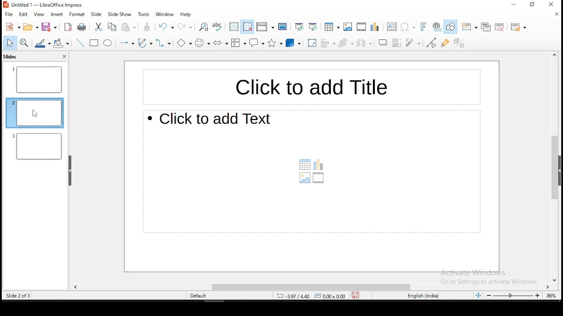  I want to click on ellipse, so click(108, 44).